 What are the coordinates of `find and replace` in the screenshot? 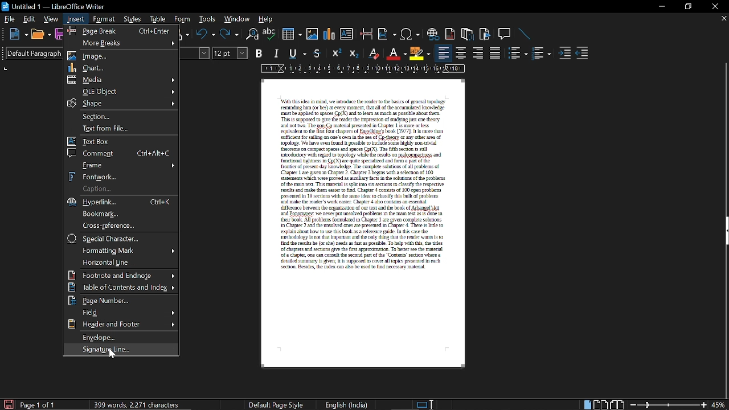 It's located at (252, 34).